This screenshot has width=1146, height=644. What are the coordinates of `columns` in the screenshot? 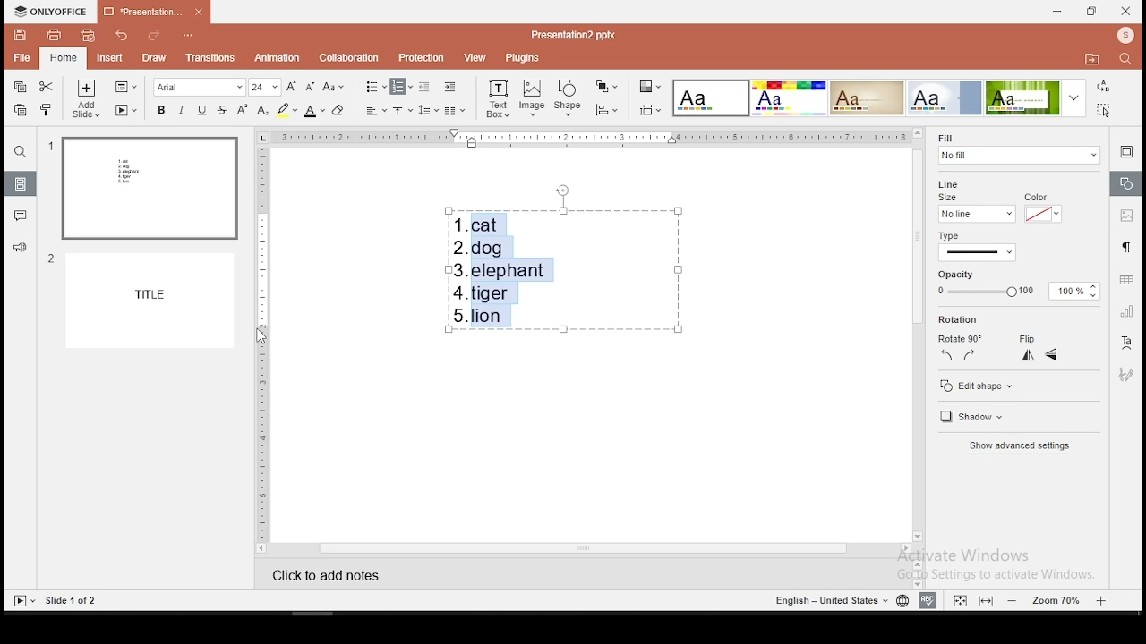 It's located at (453, 109).